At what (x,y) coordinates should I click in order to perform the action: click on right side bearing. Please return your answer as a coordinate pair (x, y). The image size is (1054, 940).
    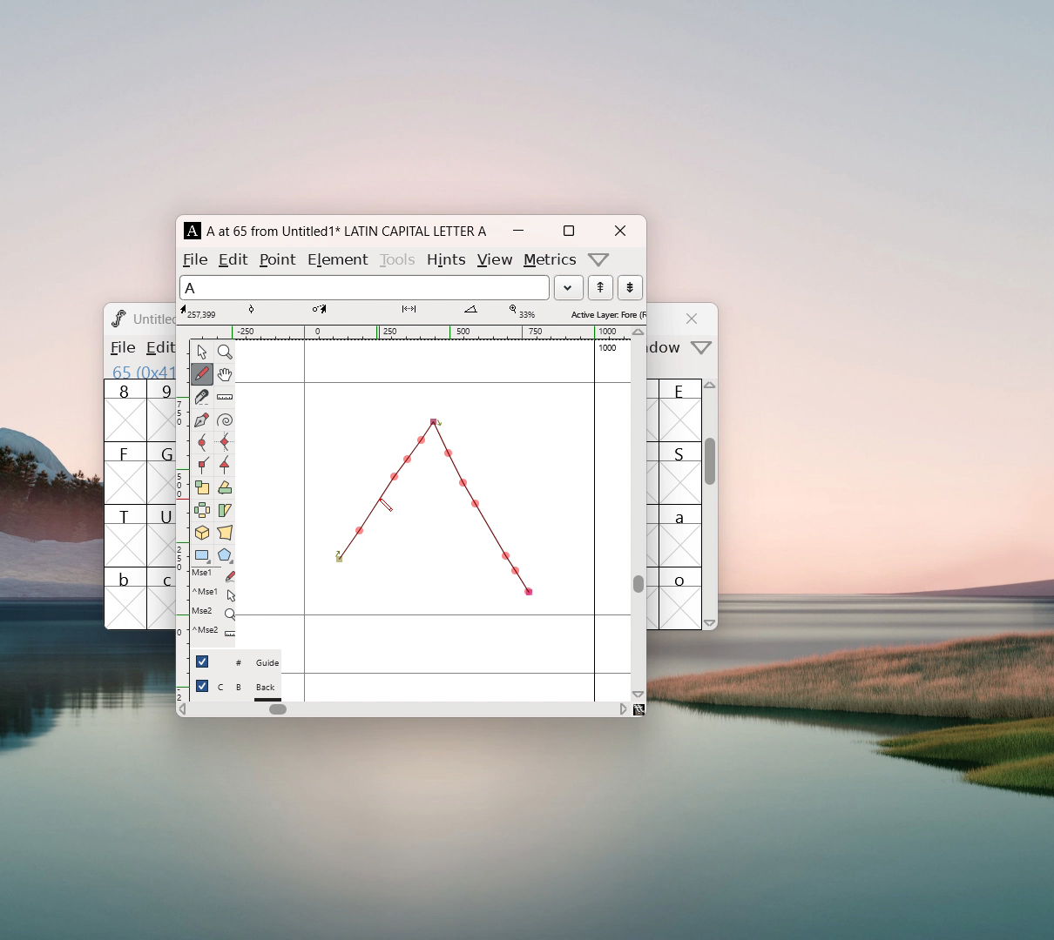
    Looking at the image, I should click on (595, 520).